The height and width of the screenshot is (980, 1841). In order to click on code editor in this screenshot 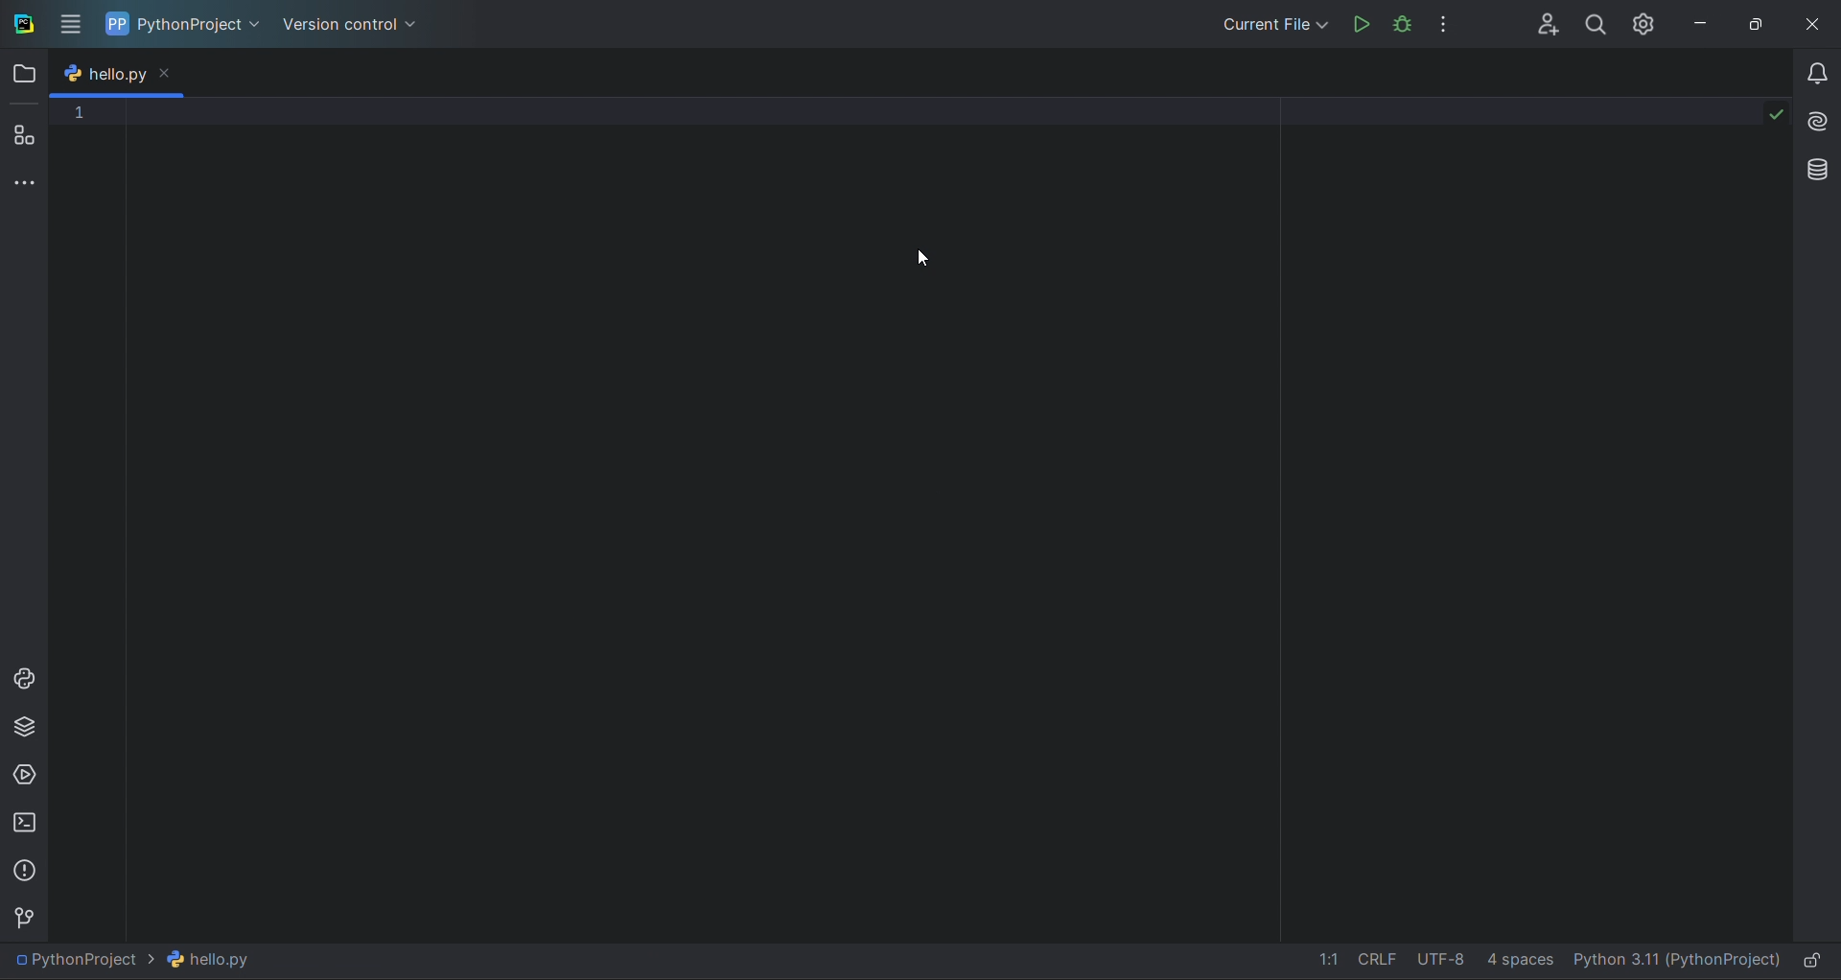, I will do `click(953, 514)`.